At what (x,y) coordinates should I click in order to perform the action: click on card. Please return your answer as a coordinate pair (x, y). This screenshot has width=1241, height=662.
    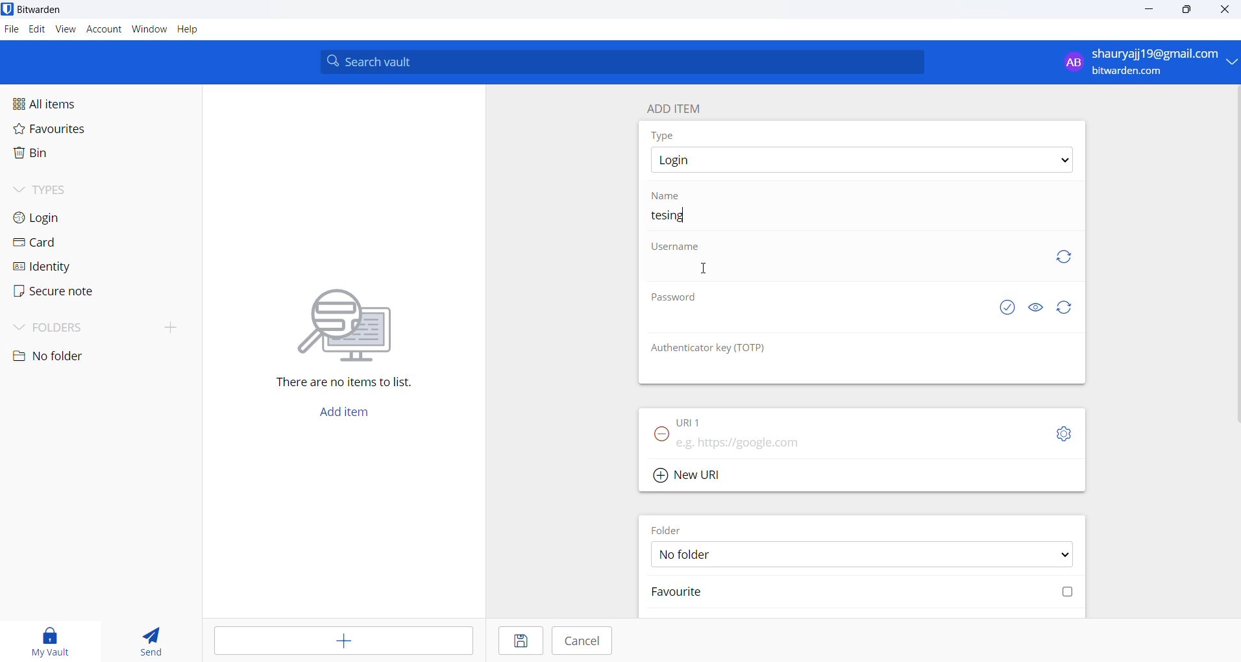
    Looking at the image, I should click on (52, 243).